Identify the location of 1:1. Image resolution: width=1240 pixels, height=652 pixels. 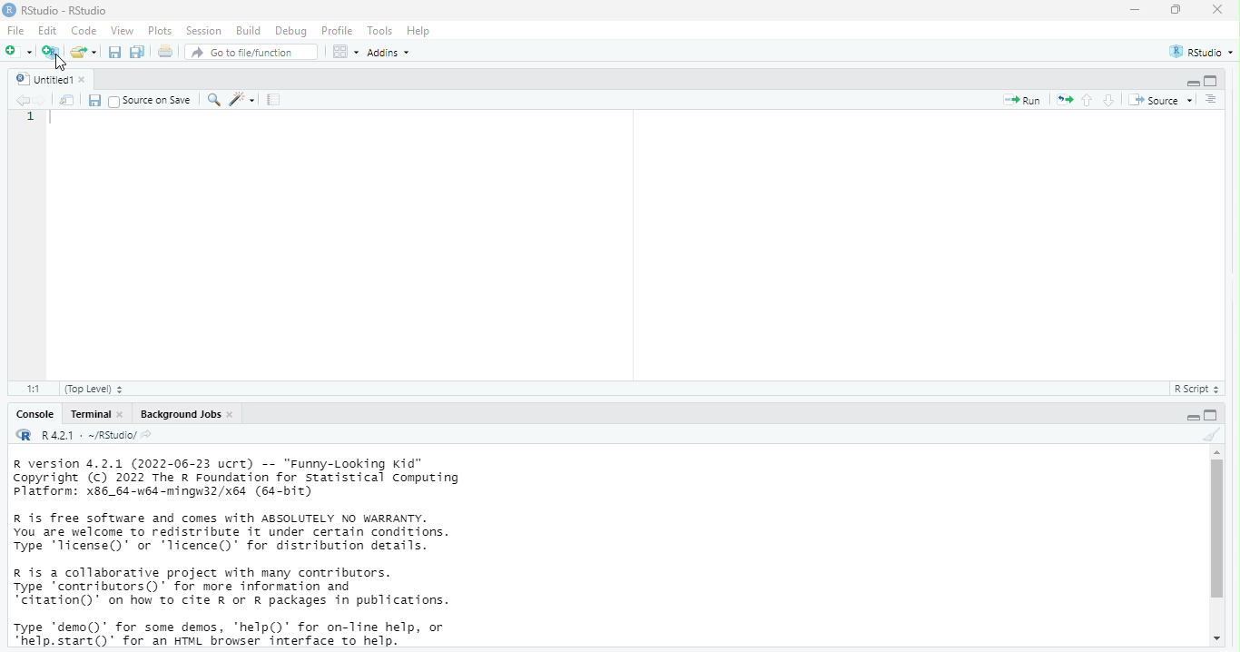
(27, 387).